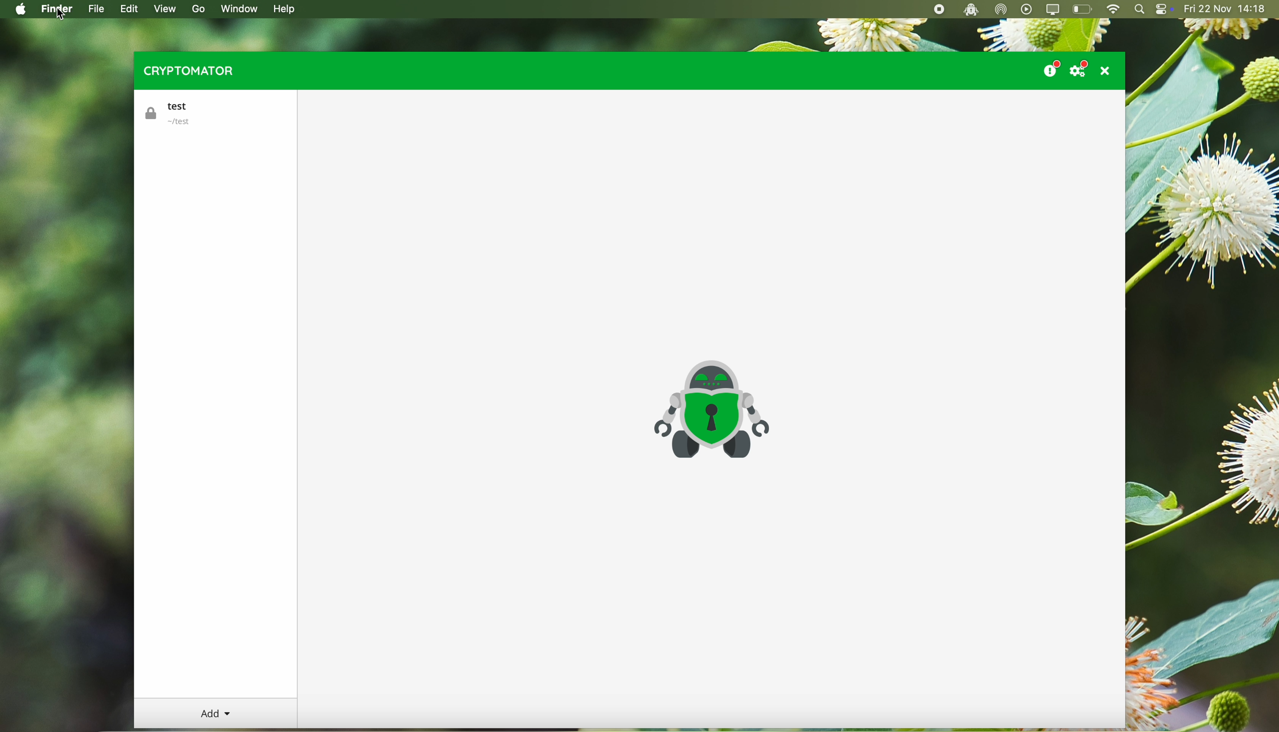 This screenshot has height=732, width=1279. I want to click on stop recording, so click(937, 10).